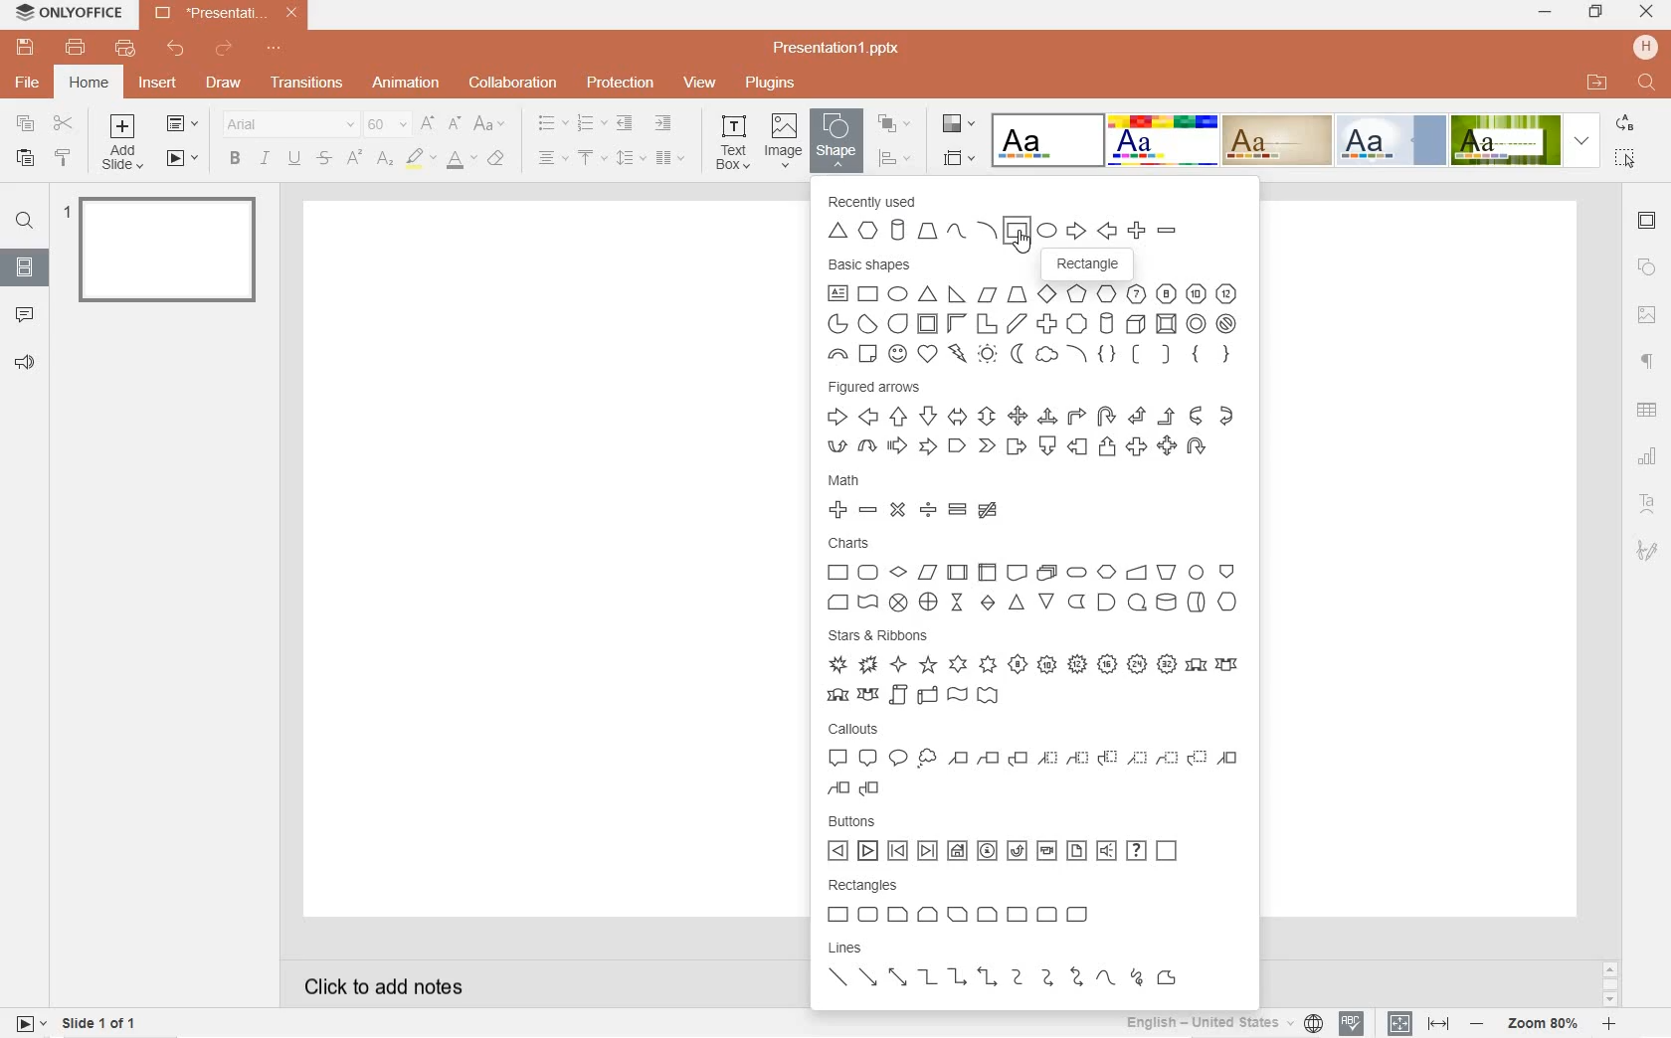  I want to click on Official, so click(1391, 140).